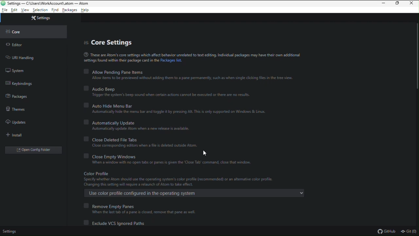 The width and height of the screenshot is (419, 236). What do you see at coordinates (155, 141) in the screenshot?
I see `Close deleted file tabs` at bounding box center [155, 141].